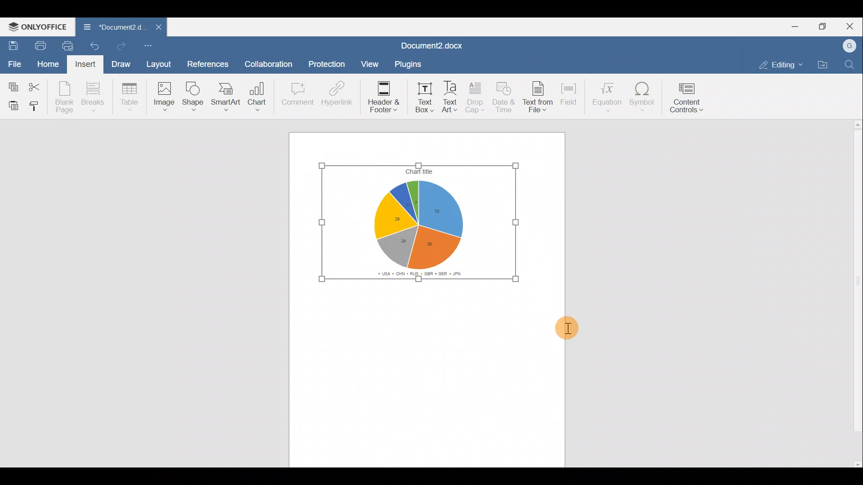 This screenshot has height=485, width=863. Describe the element at coordinates (645, 97) in the screenshot. I see `Symbol` at that location.